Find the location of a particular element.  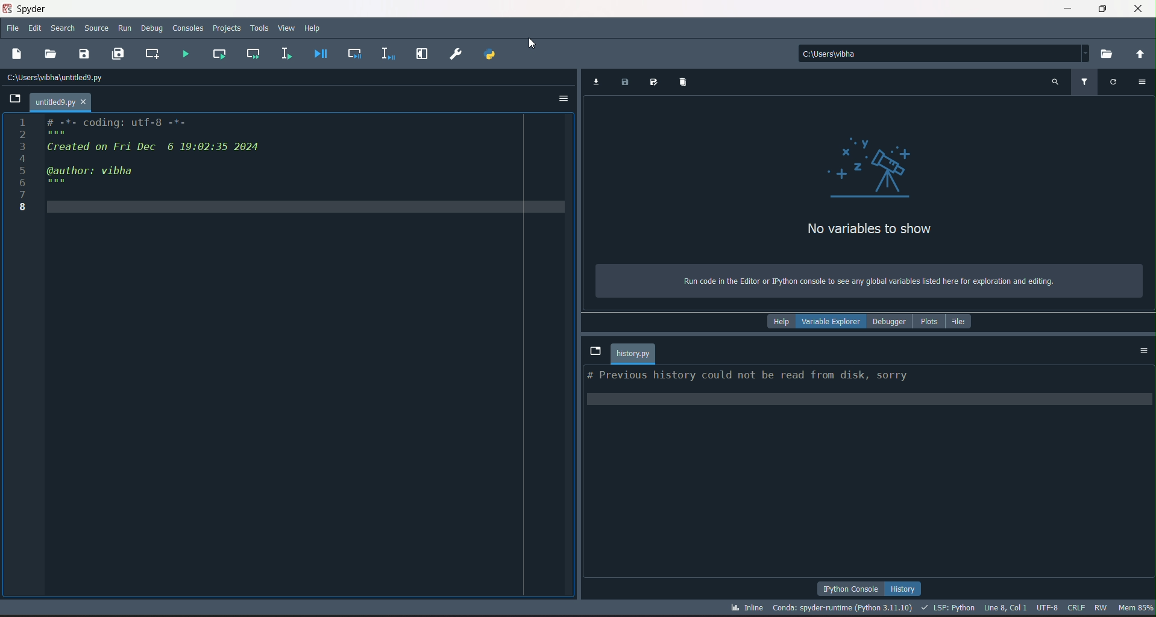

save all files is located at coordinates (117, 54).